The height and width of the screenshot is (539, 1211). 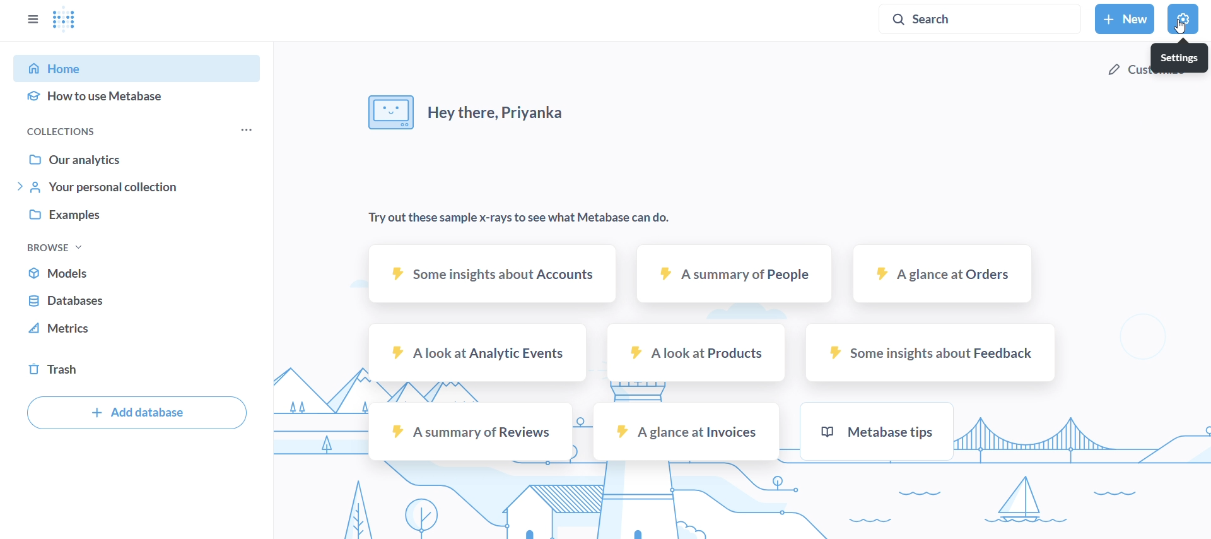 I want to click on some insights about feedback, so click(x=929, y=353).